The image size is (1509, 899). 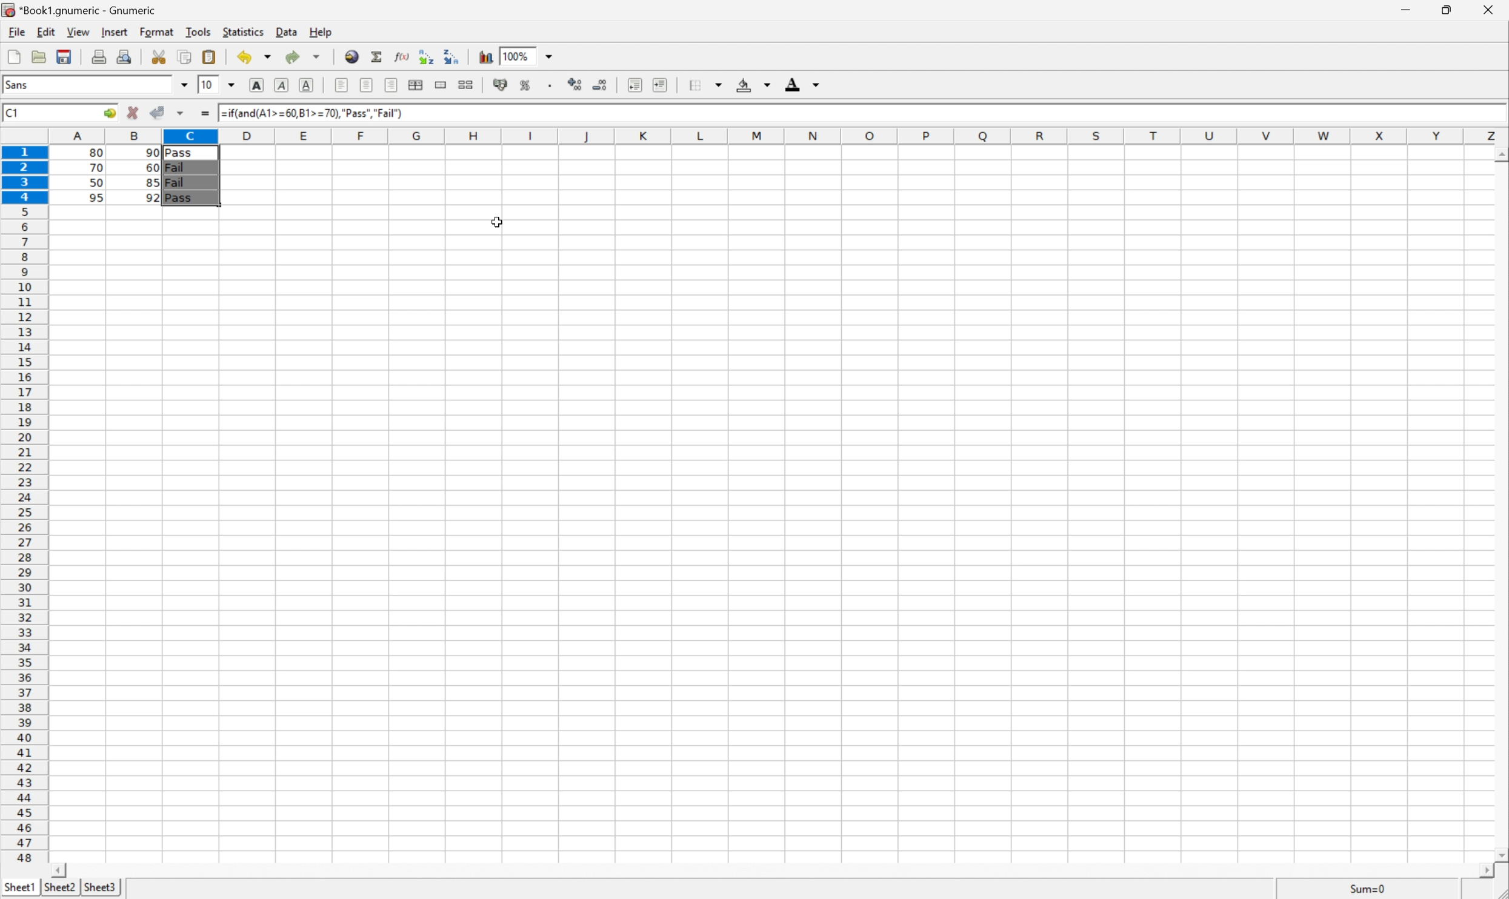 I want to click on Scroll Left, so click(x=63, y=866).